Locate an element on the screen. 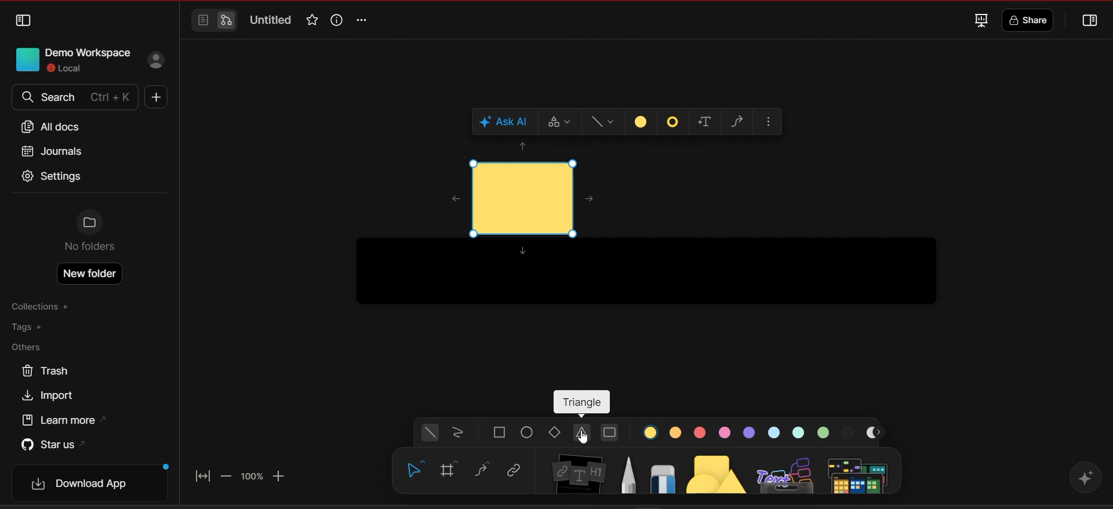 Image resolution: width=1113 pixels, height=509 pixels. options is located at coordinates (365, 20).